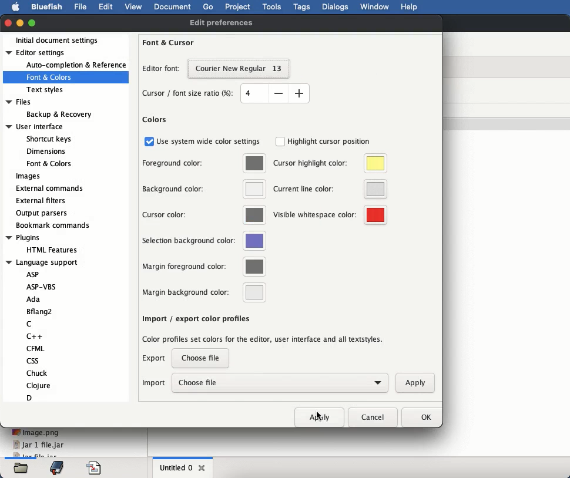 The height and width of the screenshot is (478, 570). What do you see at coordinates (371, 417) in the screenshot?
I see `cancel` at bounding box center [371, 417].